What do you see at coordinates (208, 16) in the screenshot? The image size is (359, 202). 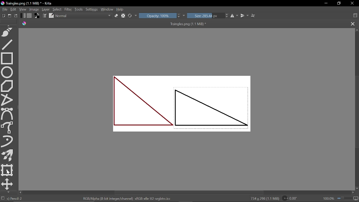 I see `Size: 285.44 px` at bounding box center [208, 16].